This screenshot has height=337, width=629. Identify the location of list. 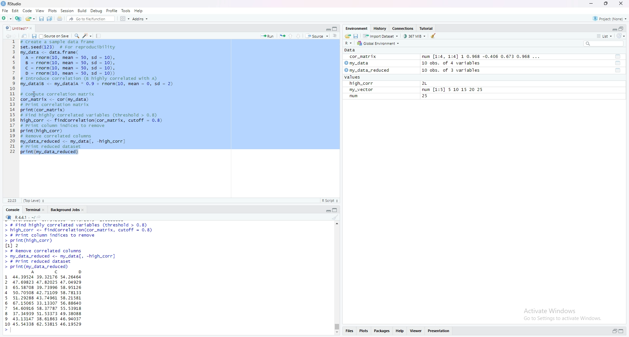
(604, 36).